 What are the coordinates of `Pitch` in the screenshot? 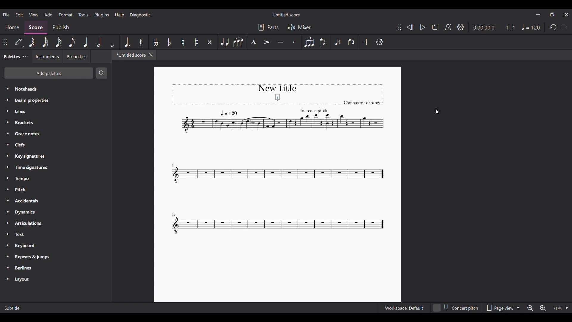 It's located at (56, 190).